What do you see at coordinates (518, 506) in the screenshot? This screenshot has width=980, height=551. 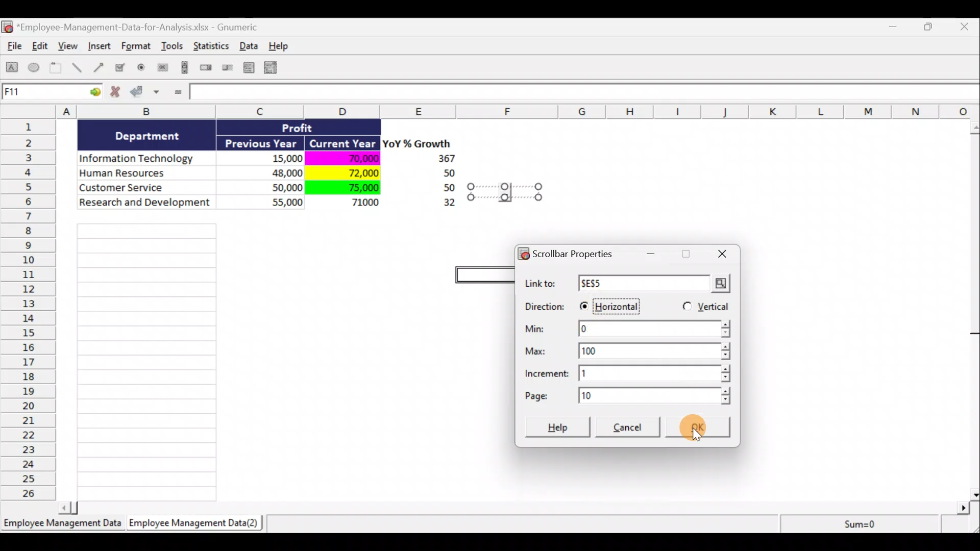 I see `Scroll bar` at bounding box center [518, 506].